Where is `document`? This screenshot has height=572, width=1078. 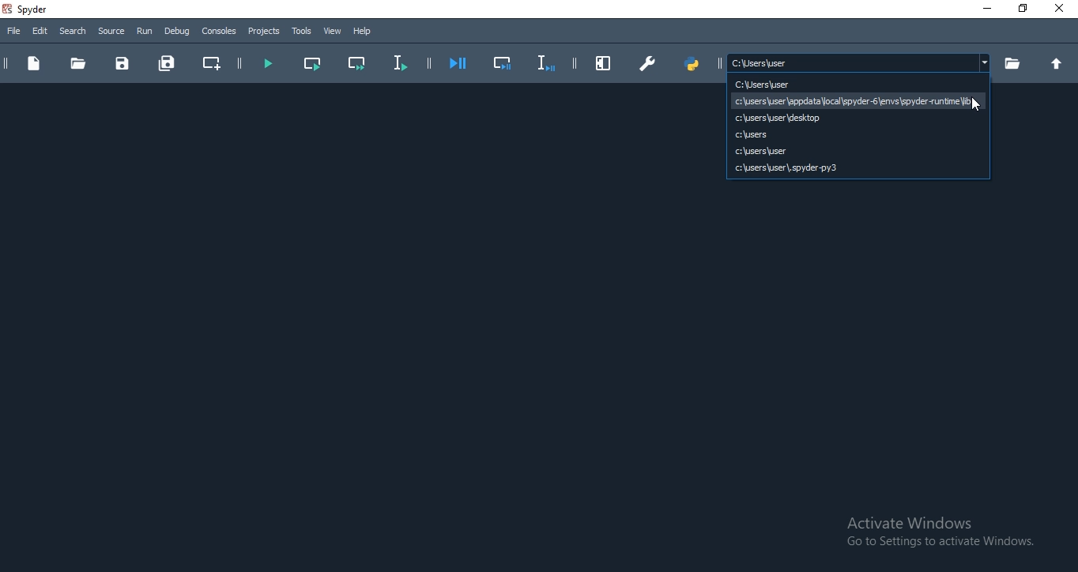 document is located at coordinates (33, 65).